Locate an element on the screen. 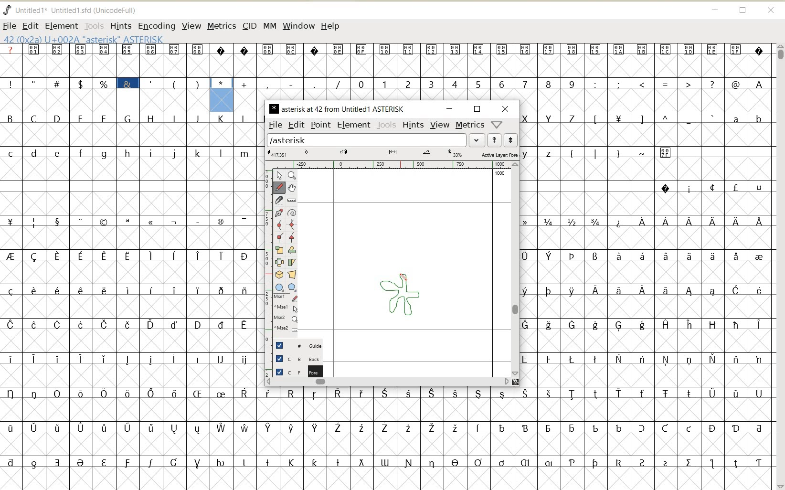 The height and width of the screenshot is (490, 785). measure distance, angle between points is located at coordinates (292, 201).